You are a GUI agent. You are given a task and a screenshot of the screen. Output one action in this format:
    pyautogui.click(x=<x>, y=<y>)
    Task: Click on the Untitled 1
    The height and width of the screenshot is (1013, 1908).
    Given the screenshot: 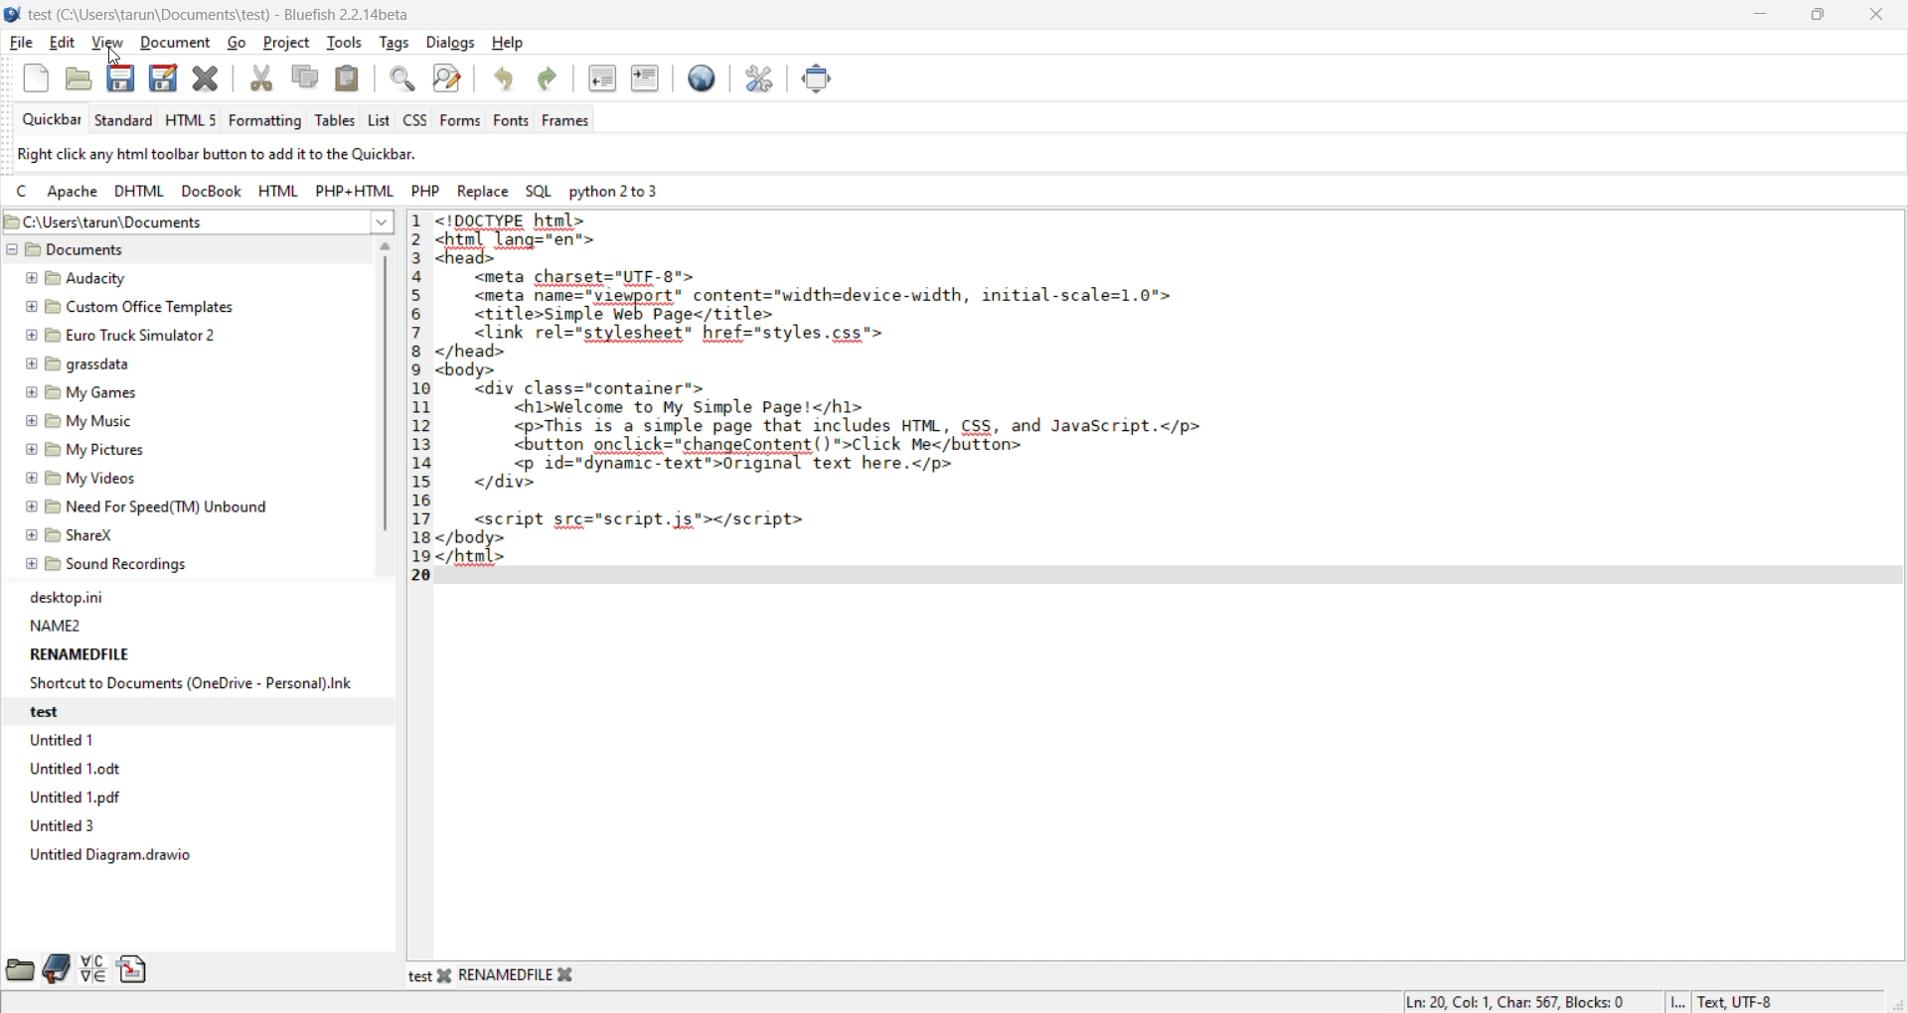 What is the action you would take?
    pyautogui.click(x=63, y=740)
    